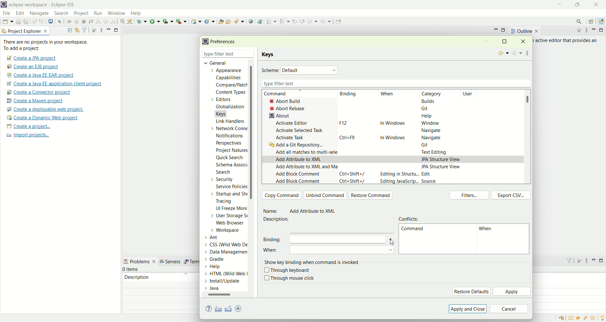 This screenshot has width=606, height=322. I want to click on filters, so click(471, 196).